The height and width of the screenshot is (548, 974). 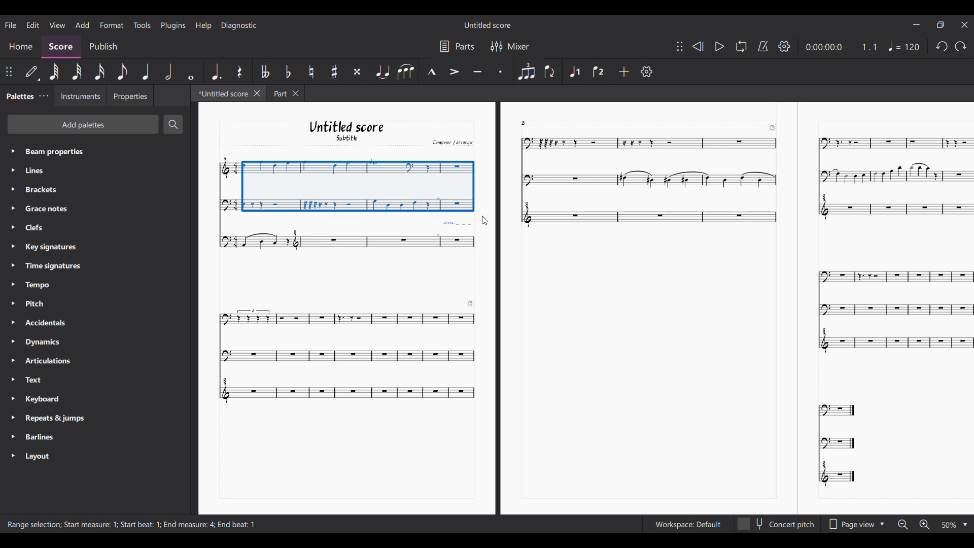 What do you see at coordinates (57, 25) in the screenshot?
I see `View ` at bounding box center [57, 25].